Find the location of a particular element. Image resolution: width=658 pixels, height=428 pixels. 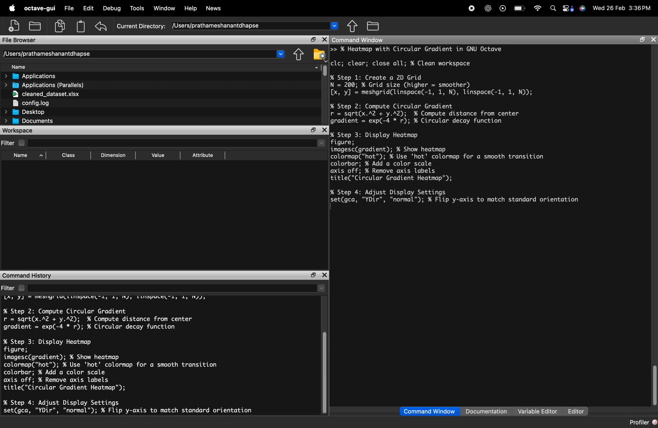

vertical scrollbar is located at coordinates (323, 71).